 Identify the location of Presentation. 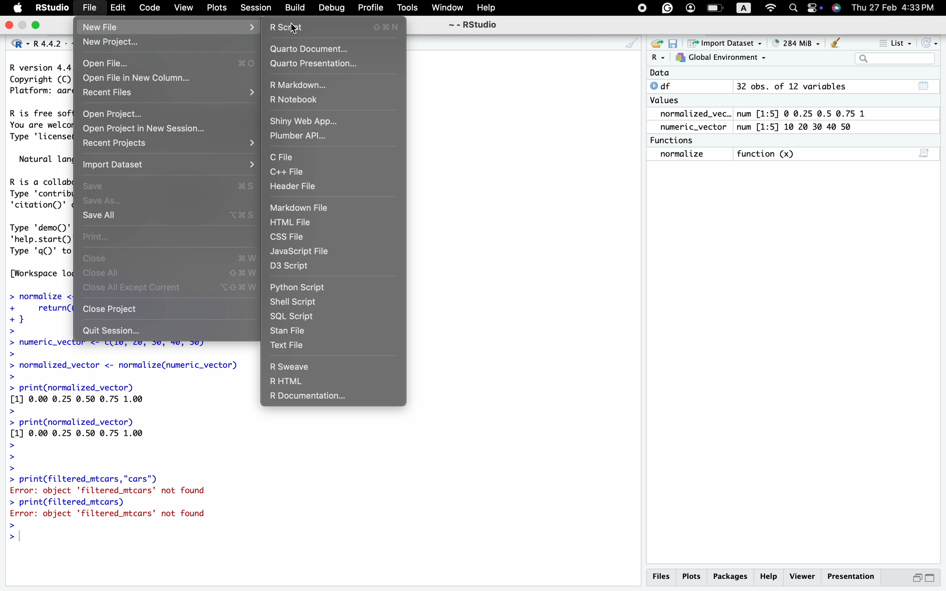
(850, 574).